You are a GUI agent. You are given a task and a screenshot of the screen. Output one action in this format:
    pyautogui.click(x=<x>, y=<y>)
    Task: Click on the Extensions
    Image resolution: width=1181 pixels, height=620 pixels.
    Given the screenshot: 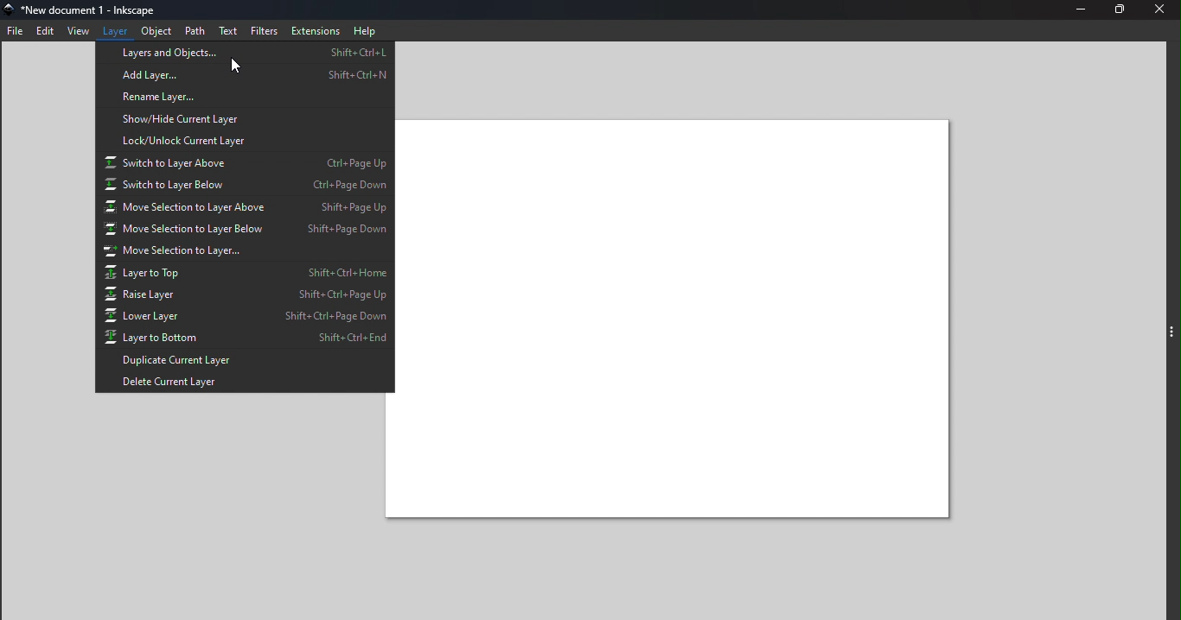 What is the action you would take?
    pyautogui.click(x=316, y=29)
    